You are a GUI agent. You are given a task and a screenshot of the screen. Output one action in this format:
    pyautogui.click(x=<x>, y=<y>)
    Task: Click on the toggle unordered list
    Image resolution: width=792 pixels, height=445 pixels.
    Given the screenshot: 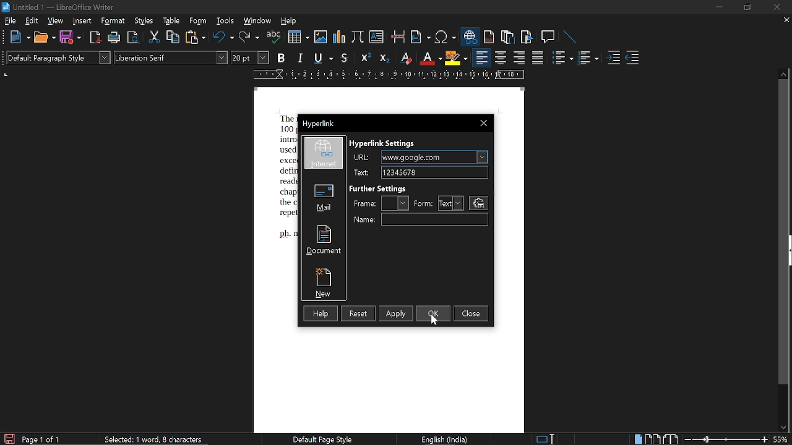 What is the action you would take?
    pyautogui.click(x=562, y=59)
    